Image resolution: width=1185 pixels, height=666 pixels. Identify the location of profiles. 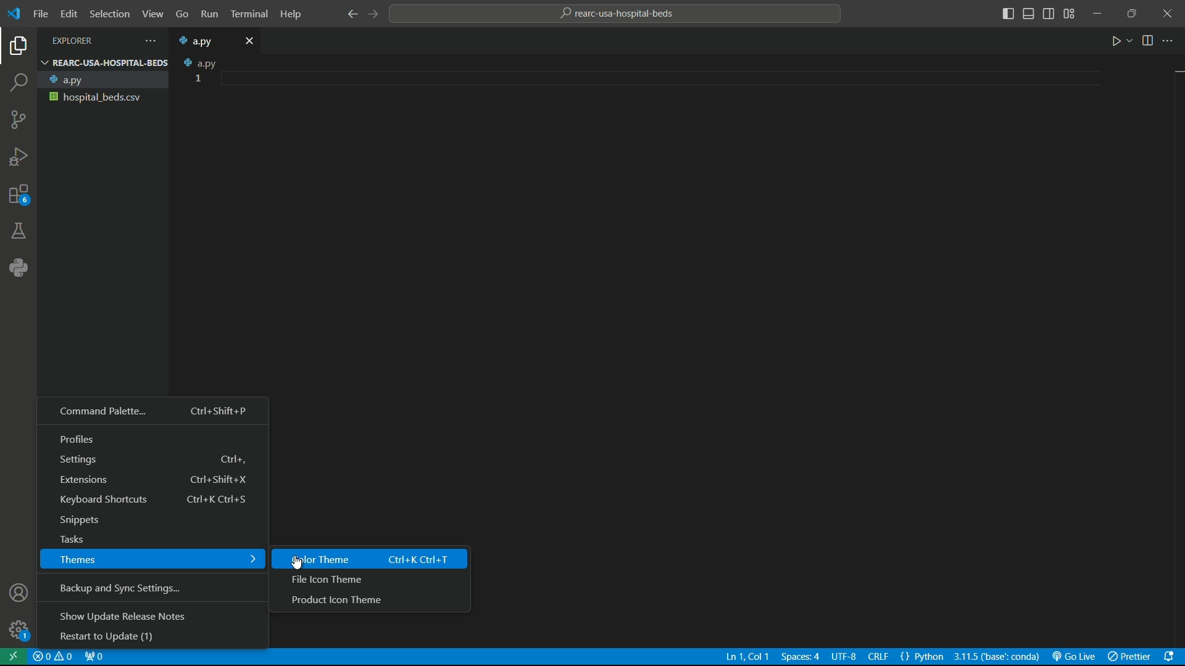
(154, 440).